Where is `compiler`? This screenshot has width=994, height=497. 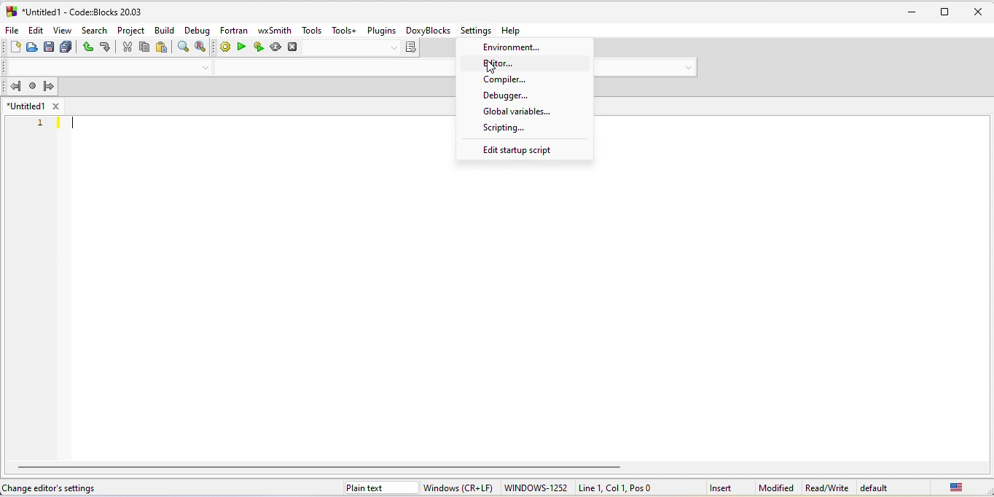
compiler is located at coordinates (508, 80).